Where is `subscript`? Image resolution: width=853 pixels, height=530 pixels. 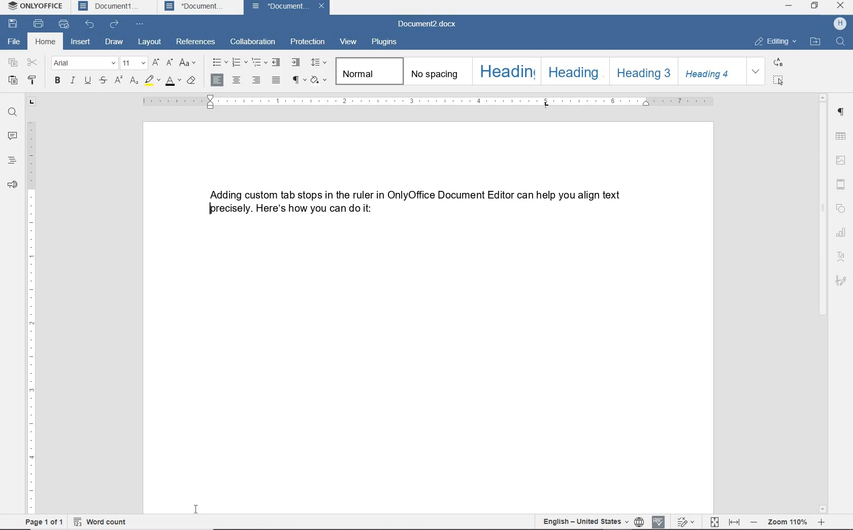 subscript is located at coordinates (135, 81).